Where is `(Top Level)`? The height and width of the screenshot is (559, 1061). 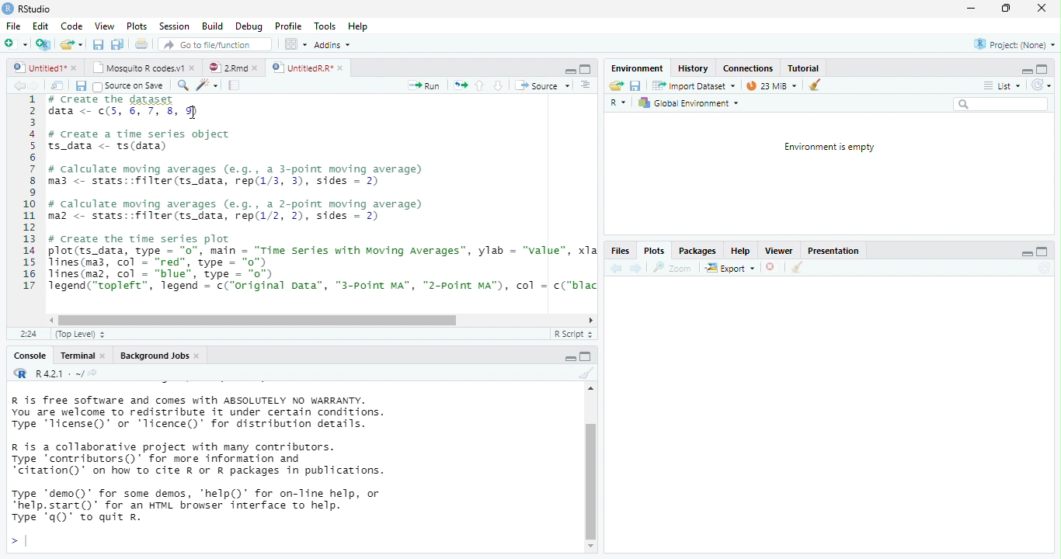
(Top Level) is located at coordinates (76, 335).